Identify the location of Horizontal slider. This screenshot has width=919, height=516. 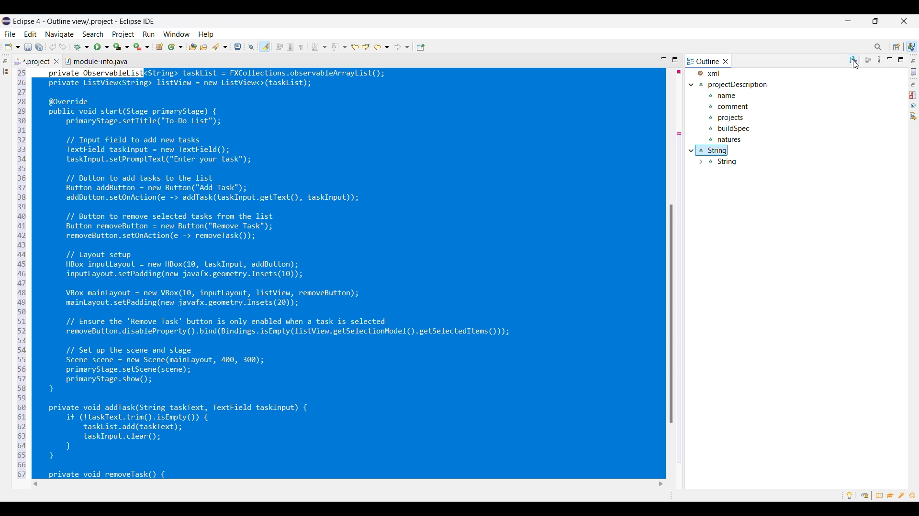
(461, 484).